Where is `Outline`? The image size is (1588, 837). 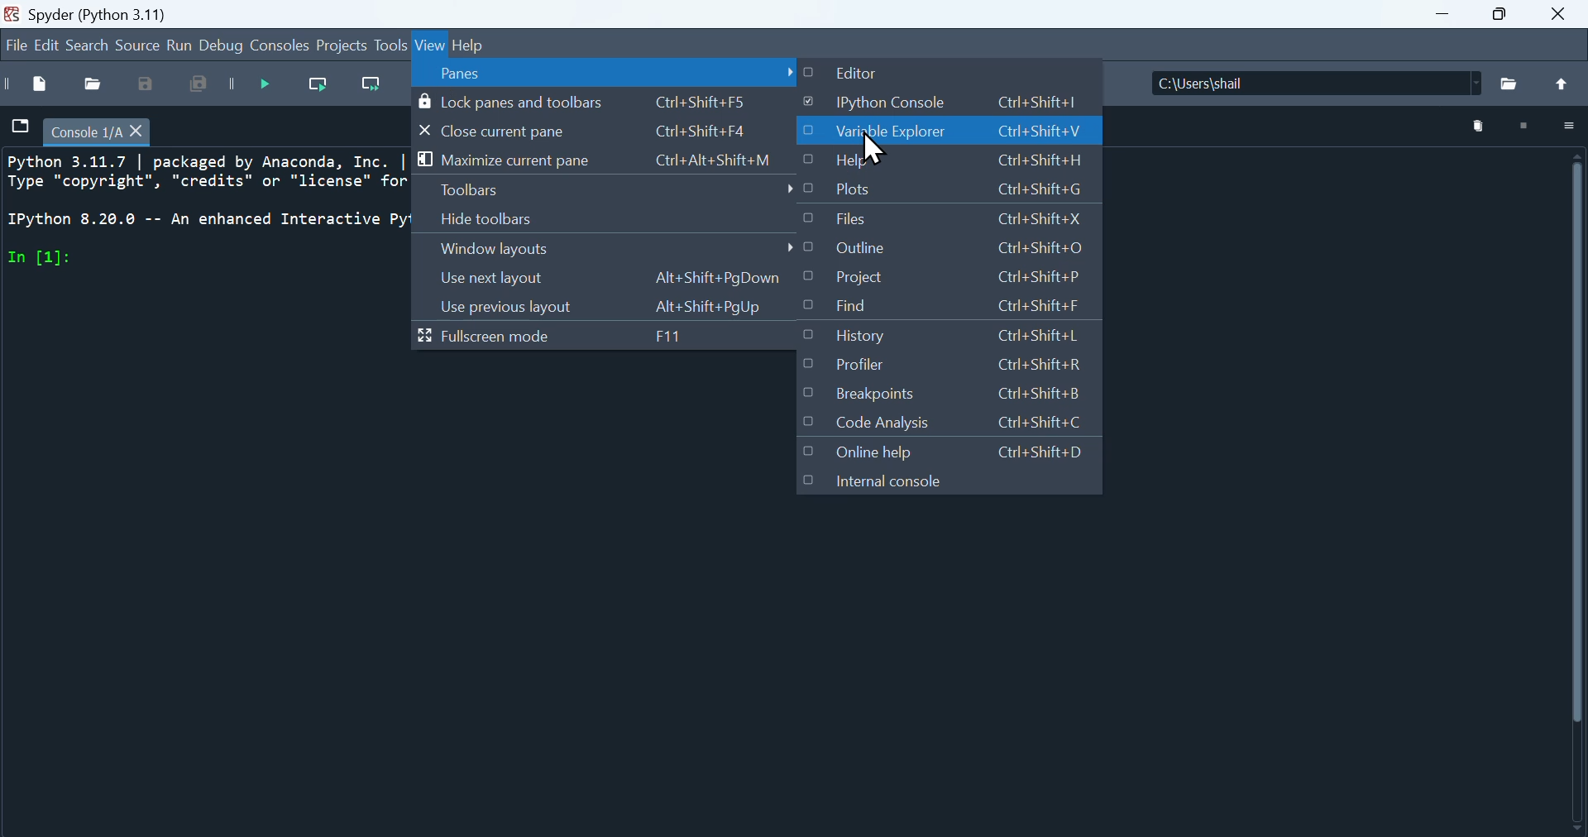
Outline is located at coordinates (949, 248).